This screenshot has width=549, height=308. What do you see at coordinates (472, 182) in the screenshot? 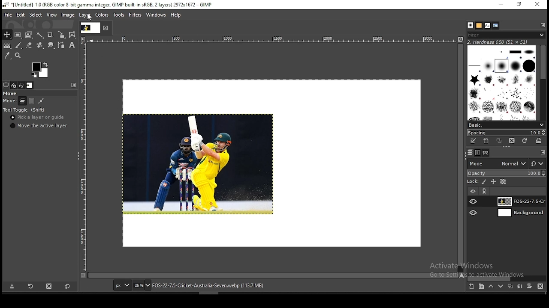
I see `lock` at bounding box center [472, 182].